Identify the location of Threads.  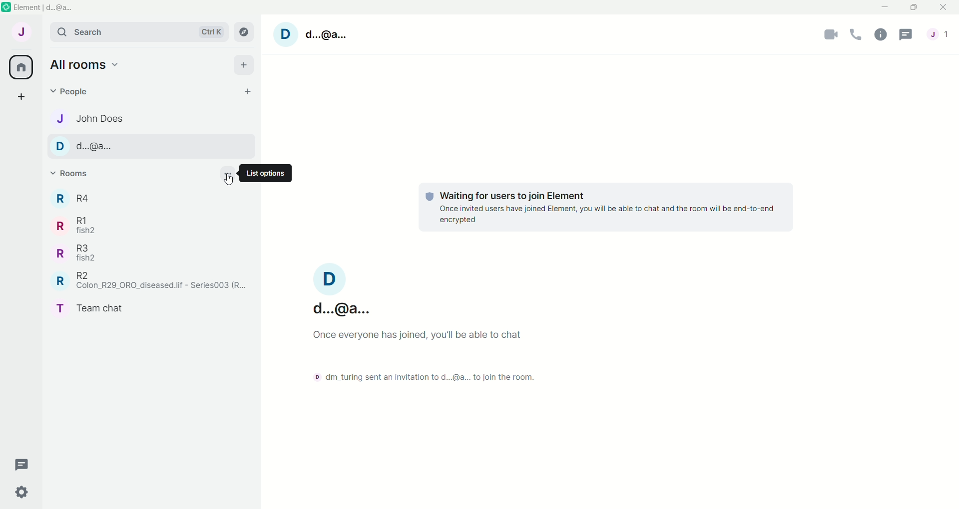
(24, 464).